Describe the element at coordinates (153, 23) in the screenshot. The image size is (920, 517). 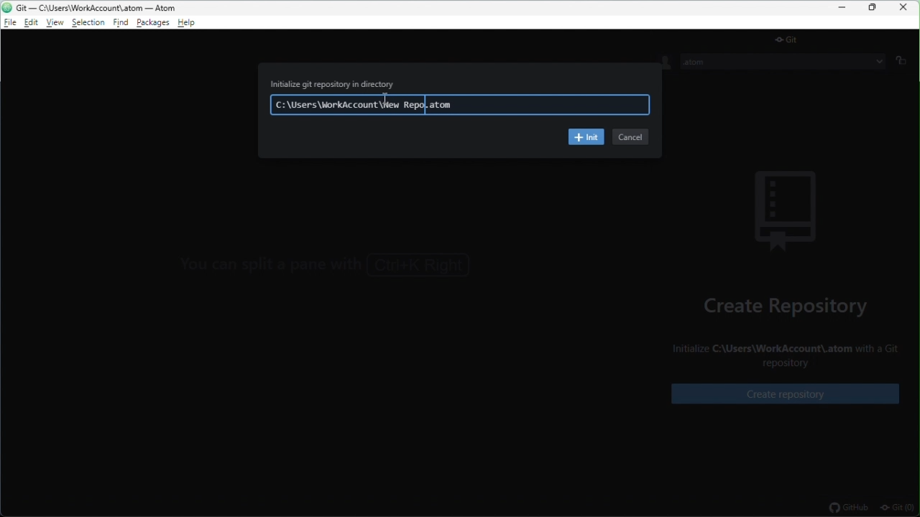
I see `package` at that location.